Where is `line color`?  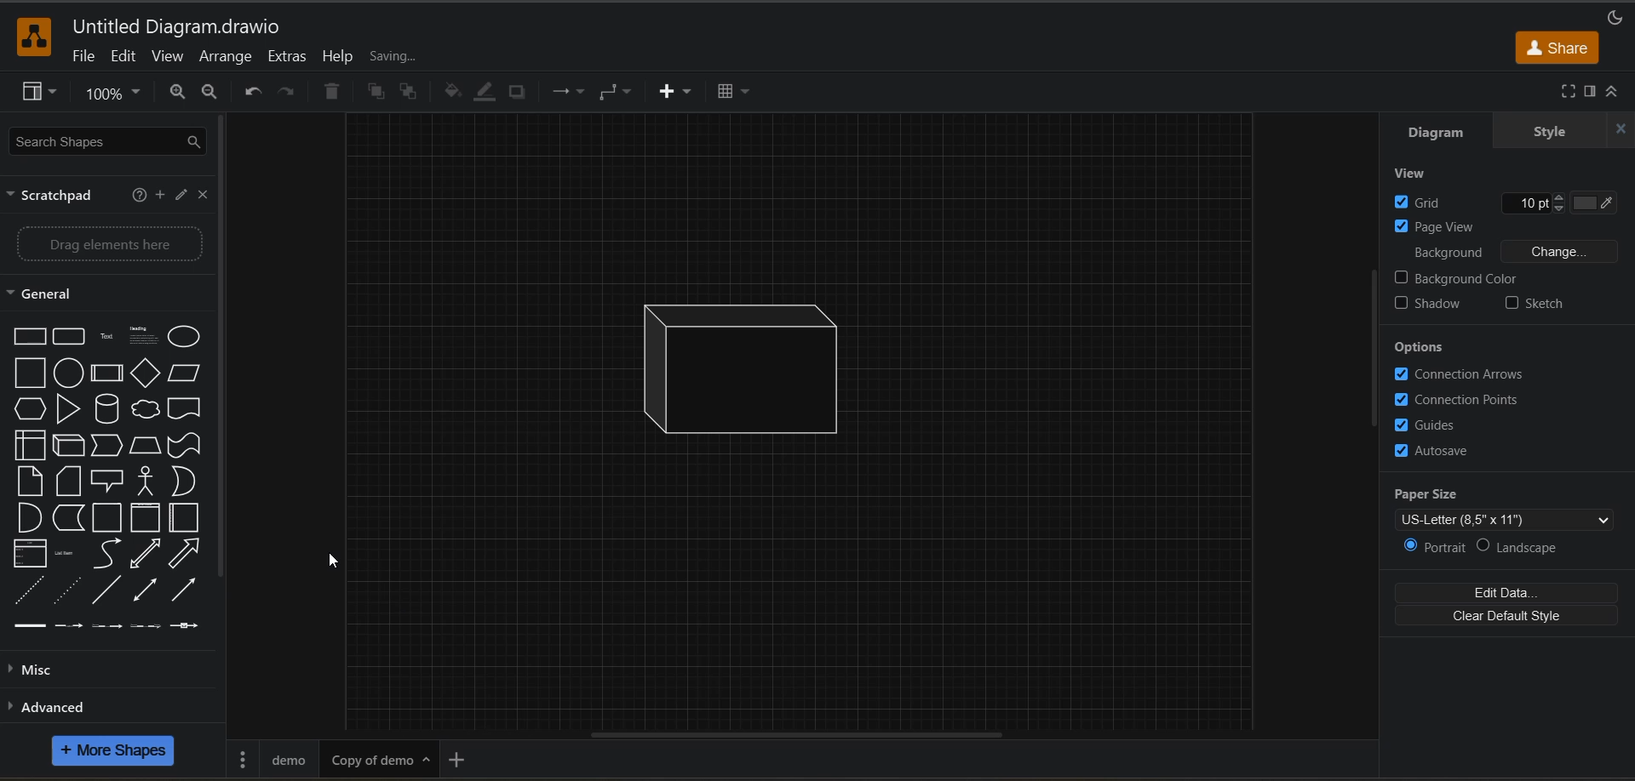
line color is located at coordinates (486, 93).